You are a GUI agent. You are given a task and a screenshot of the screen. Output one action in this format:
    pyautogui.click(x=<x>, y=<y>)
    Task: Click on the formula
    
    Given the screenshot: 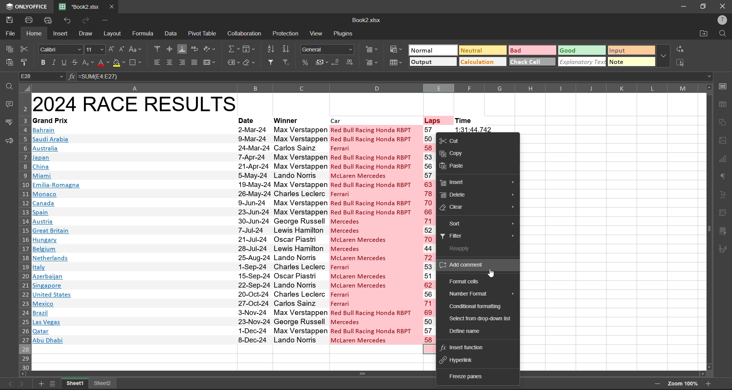 What is the action you would take?
    pyautogui.click(x=142, y=34)
    